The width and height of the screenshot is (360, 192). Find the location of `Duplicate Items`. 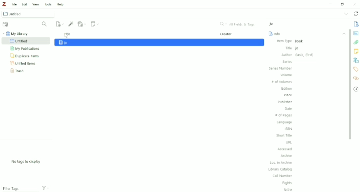

Duplicate Items is located at coordinates (25, 56).